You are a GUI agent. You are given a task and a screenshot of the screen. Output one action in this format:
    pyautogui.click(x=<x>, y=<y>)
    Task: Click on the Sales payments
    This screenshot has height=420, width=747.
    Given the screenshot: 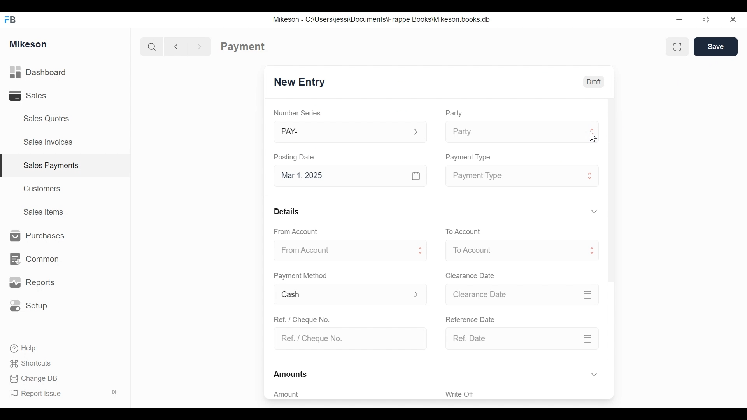 What is the action you would take?
    pyautogui.click(x=53, y=165)
    